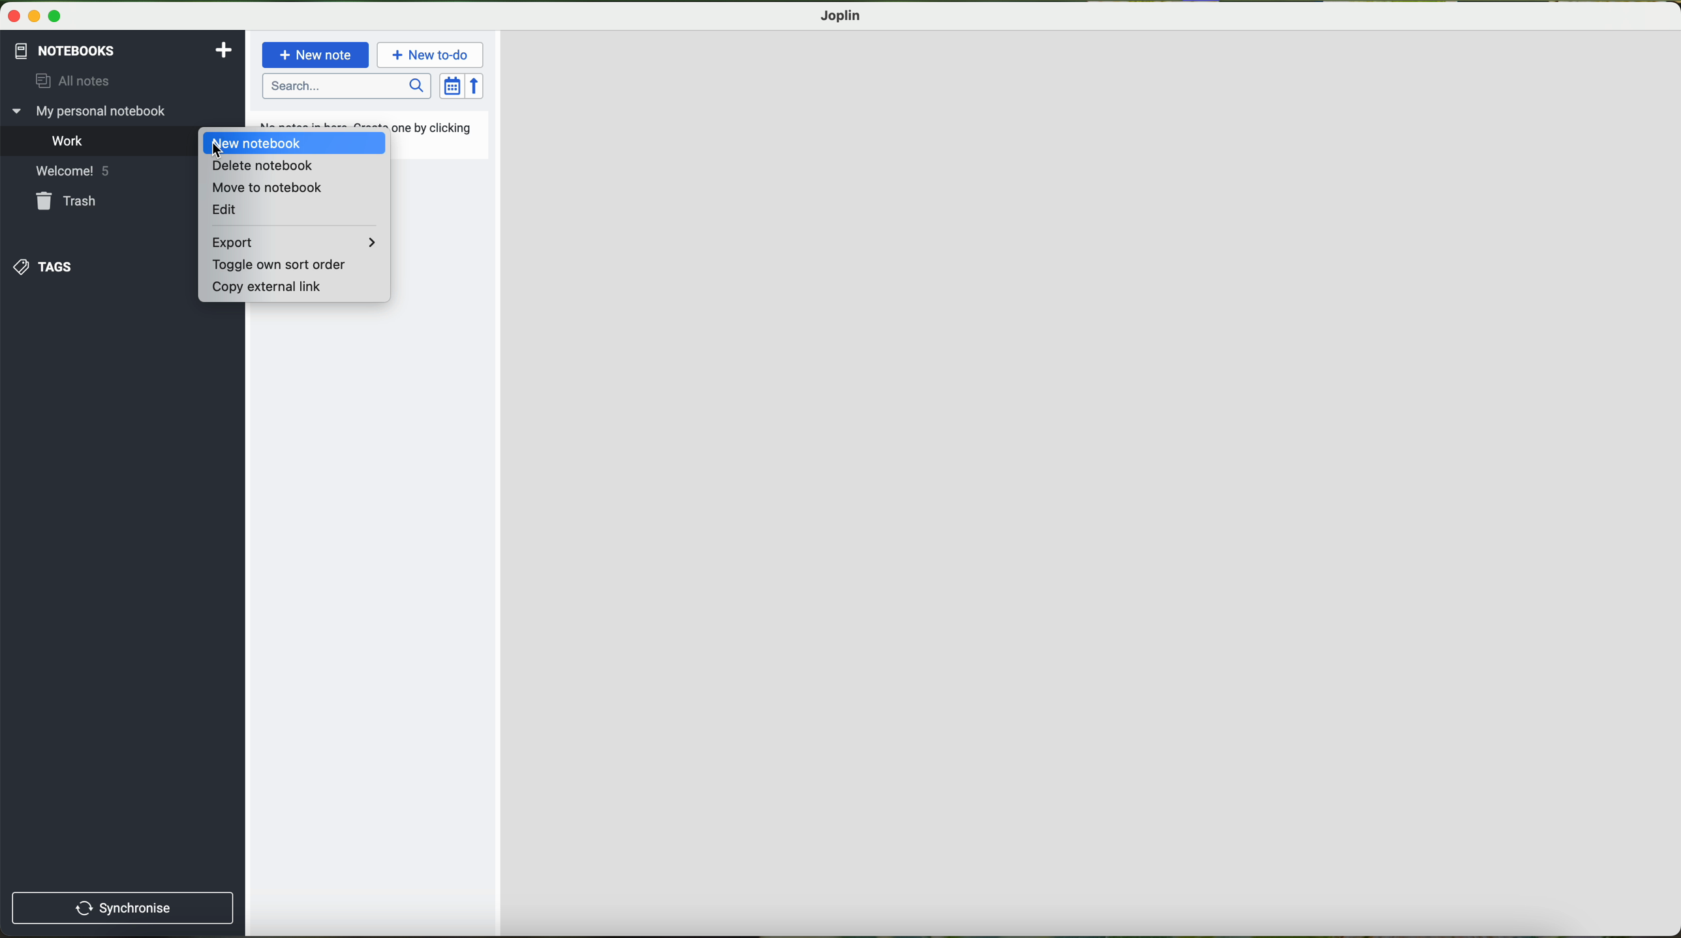 The width and height of the screenshot is (1681, 938). What do you see at coordinates (69, 201) in the screenshot?
I see `trash` at bounding box center [69, 201].